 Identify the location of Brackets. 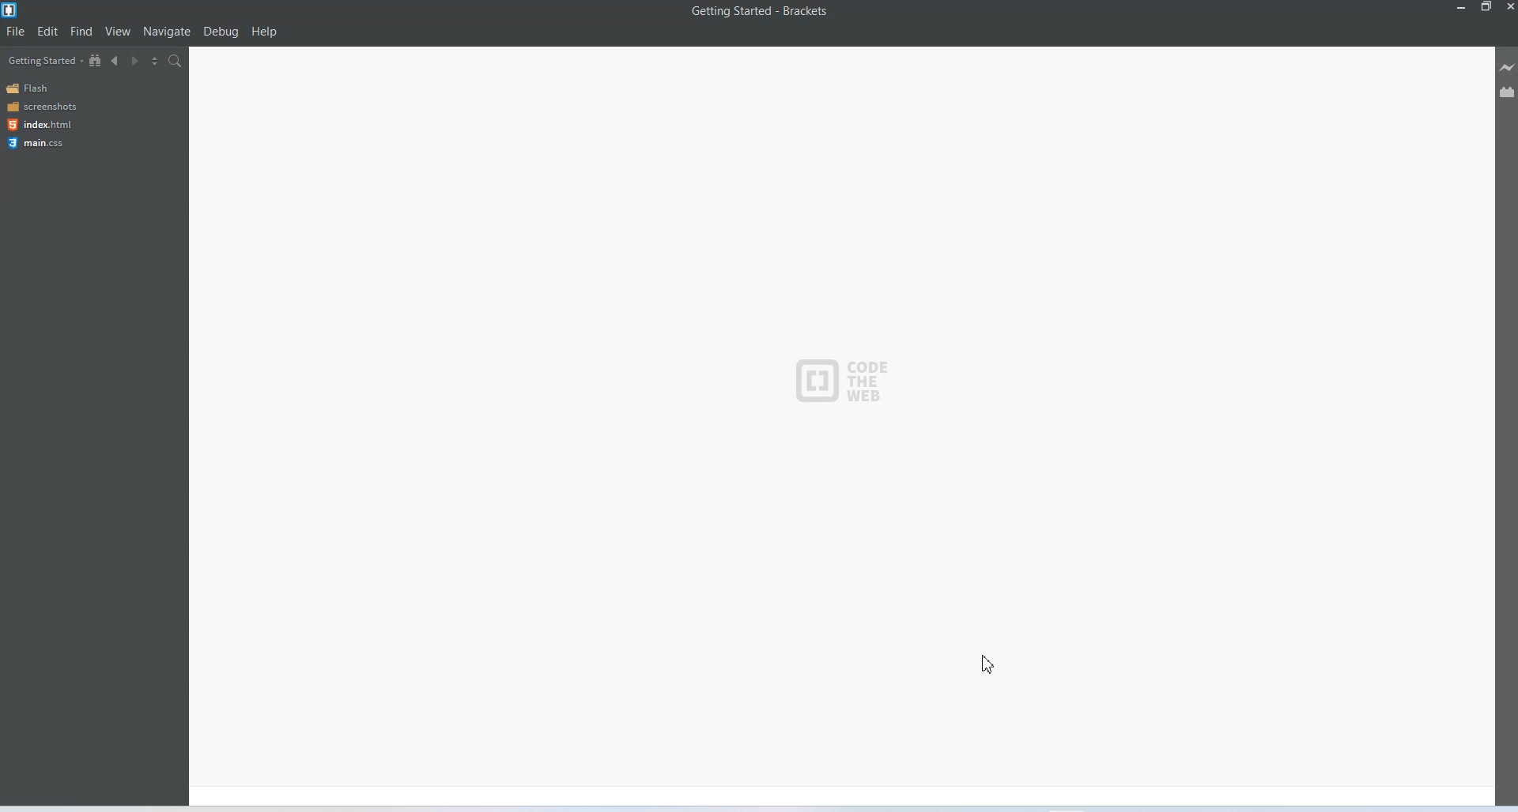
(805, 10).